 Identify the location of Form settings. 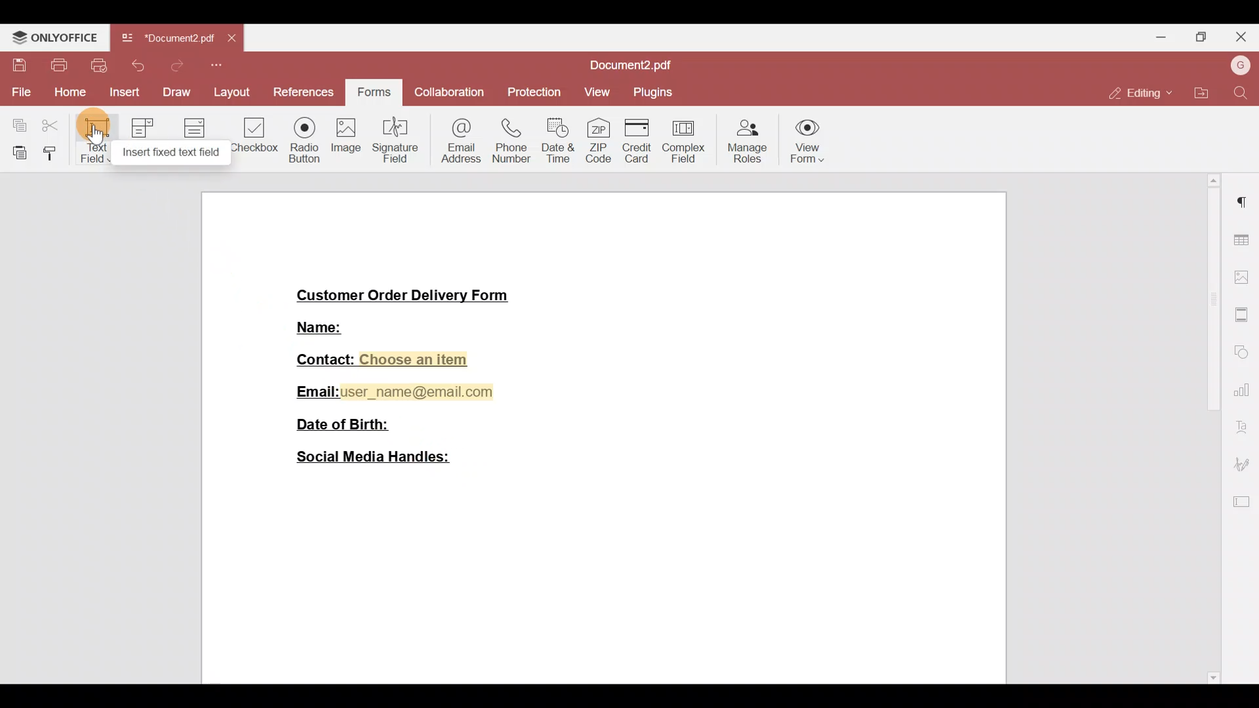
(1243, 501).